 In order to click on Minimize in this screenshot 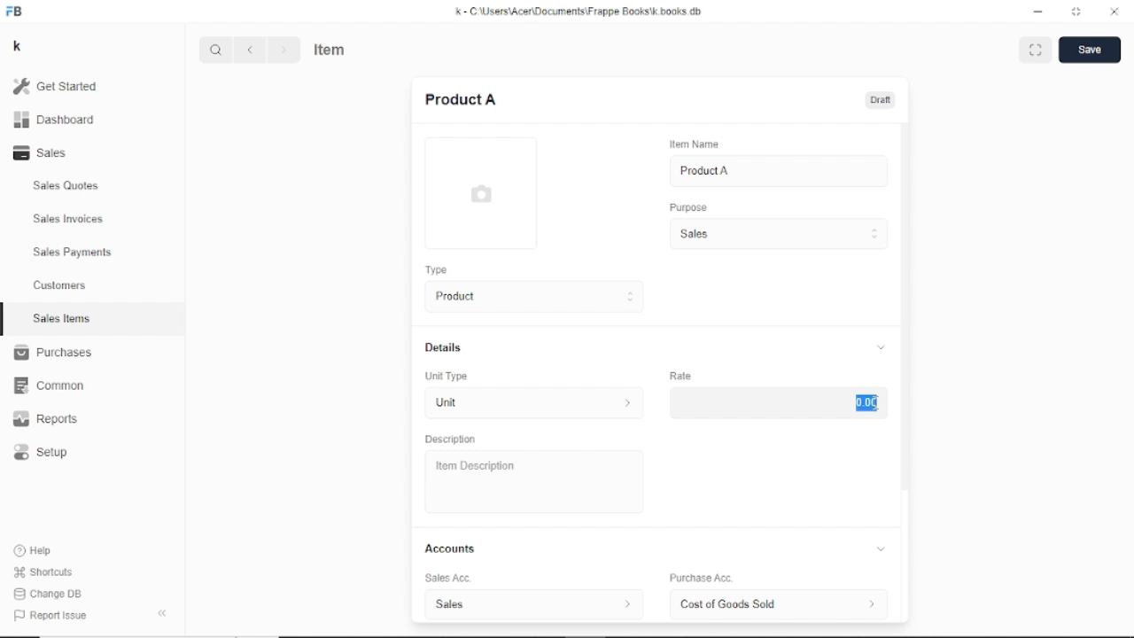, I will do `click(1039, 12)`.